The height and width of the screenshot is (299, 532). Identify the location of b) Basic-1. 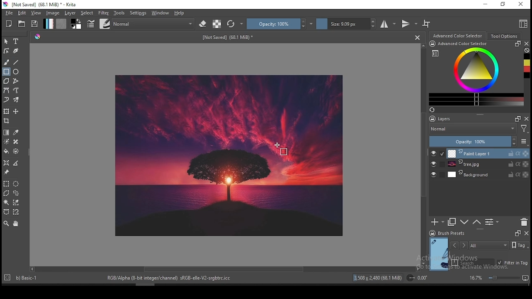
(23, 277).